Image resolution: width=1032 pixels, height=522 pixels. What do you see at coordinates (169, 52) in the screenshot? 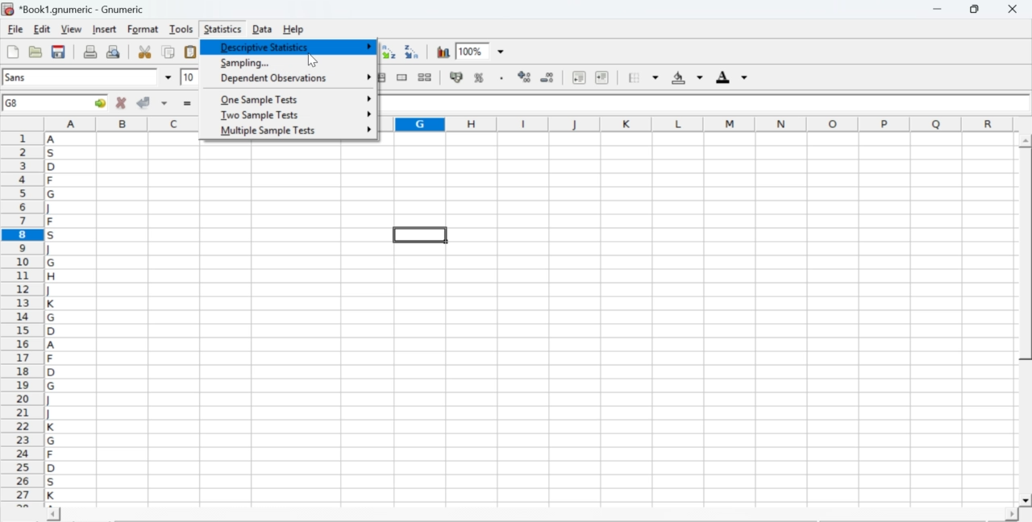
I see `copy` at bounding box center [169, 52].